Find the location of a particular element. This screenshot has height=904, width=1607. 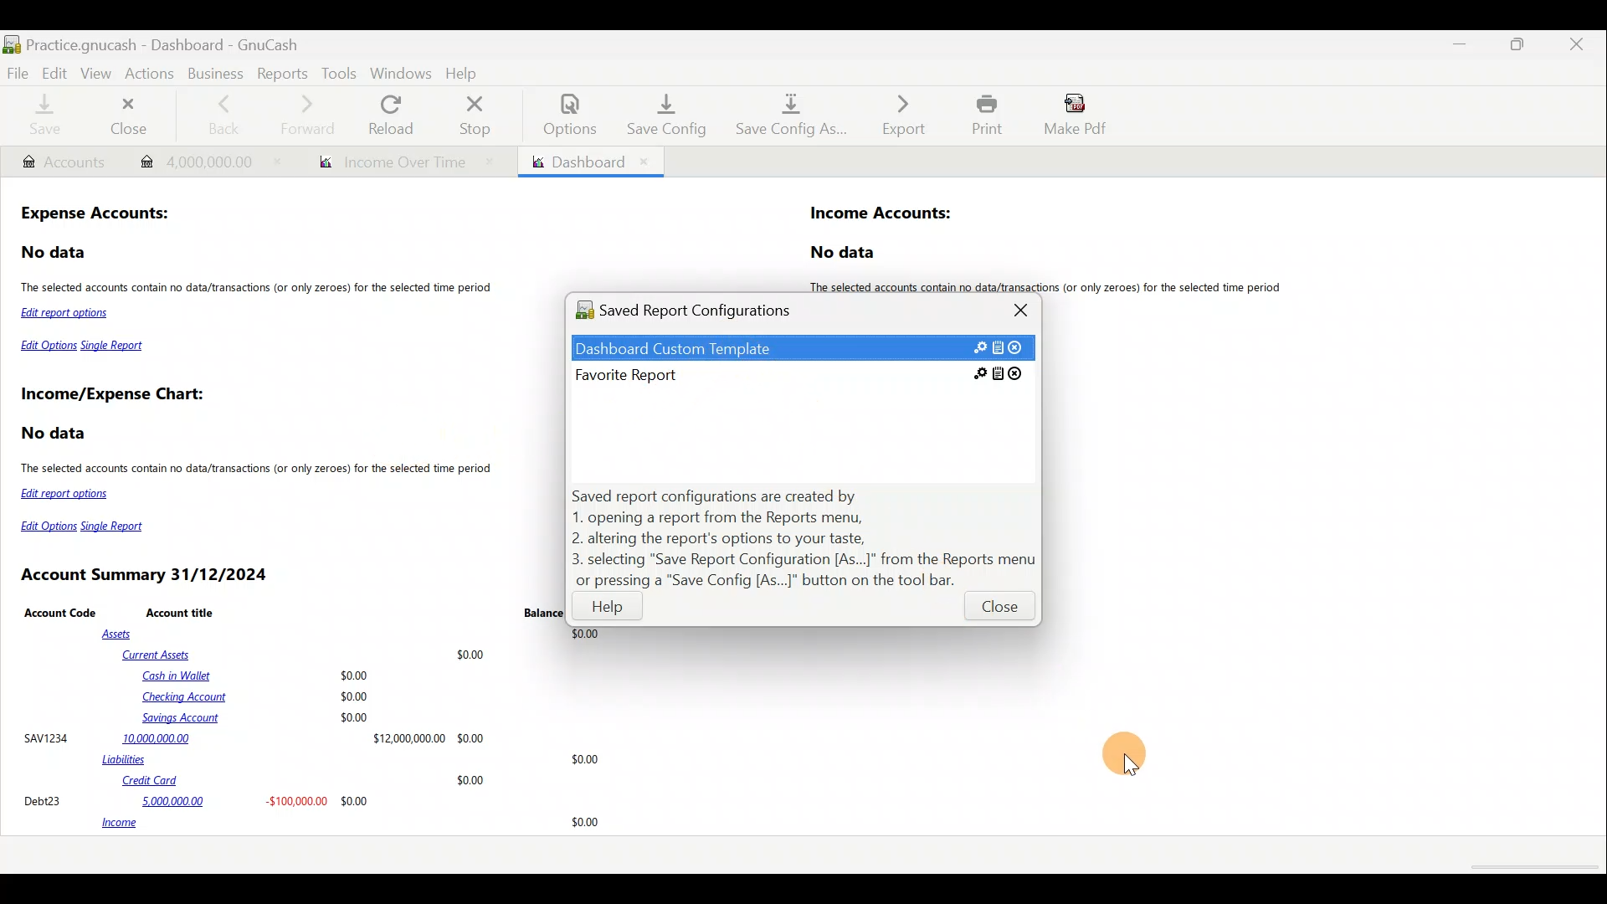

Close is located at coordinates (1578, 47).